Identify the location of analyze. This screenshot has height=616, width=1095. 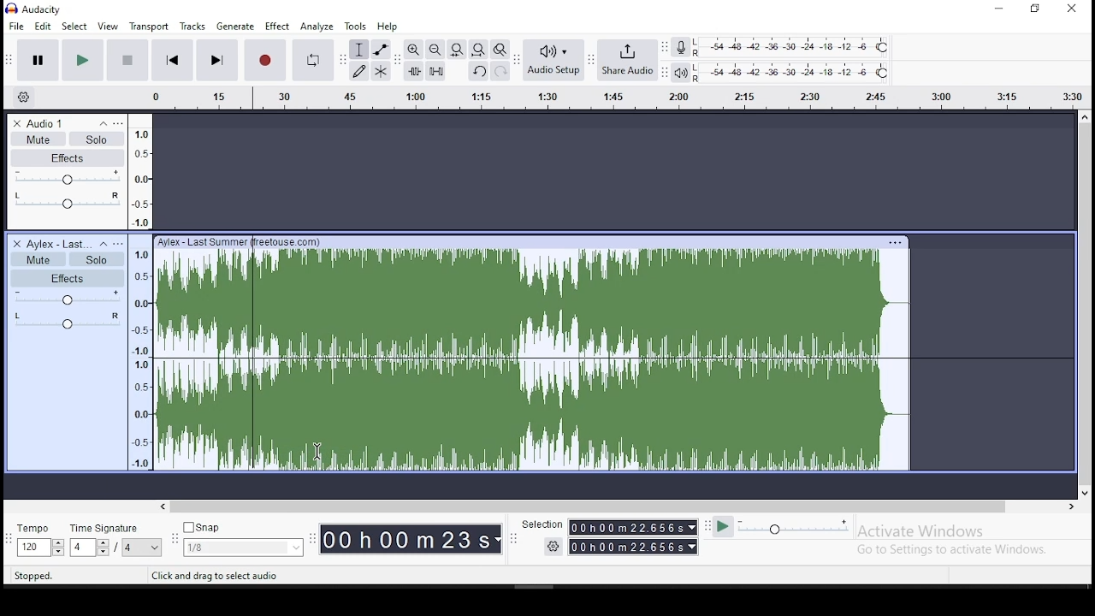
(317, 27).